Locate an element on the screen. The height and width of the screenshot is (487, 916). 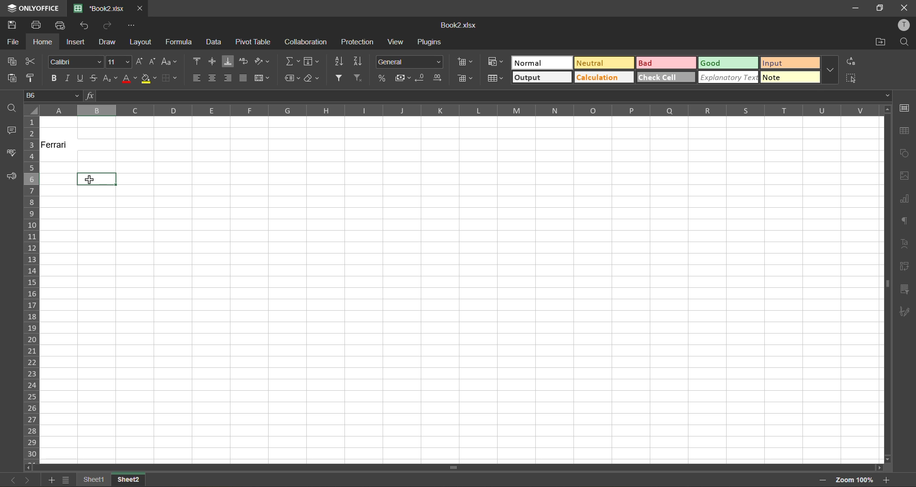
file is located at coordinates (12, 41).